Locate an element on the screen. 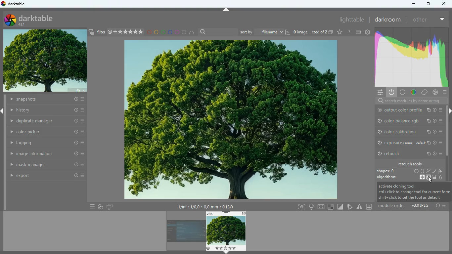 The image size is (452, 254). retouch tools is located at coordinates (411, 164).